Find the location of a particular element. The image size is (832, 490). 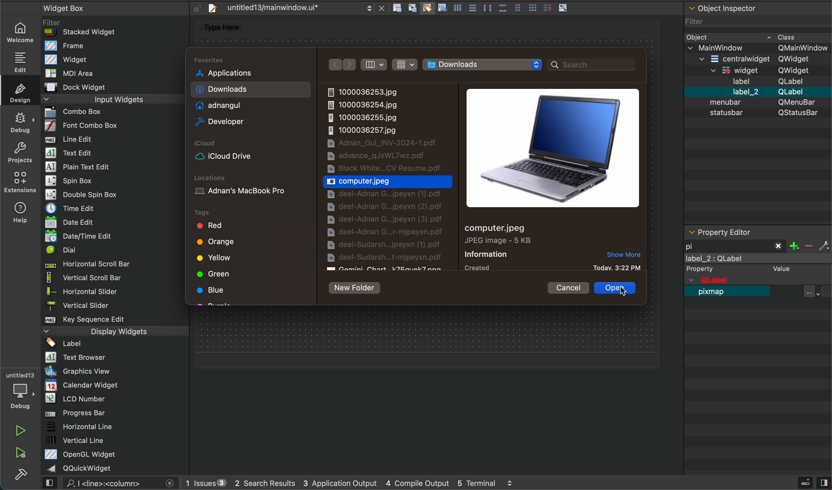

debugger is located at coordinates (20, 390).